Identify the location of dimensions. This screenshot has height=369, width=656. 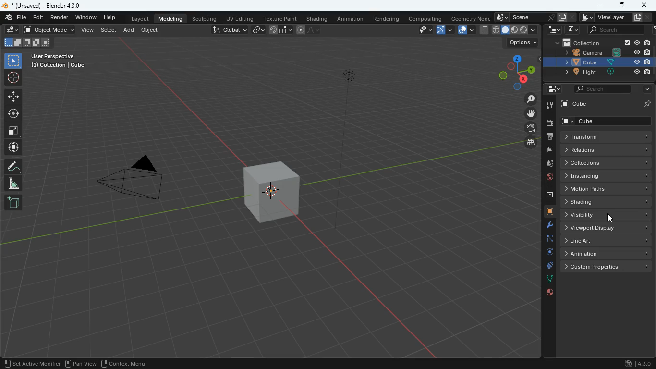
(515, 71).